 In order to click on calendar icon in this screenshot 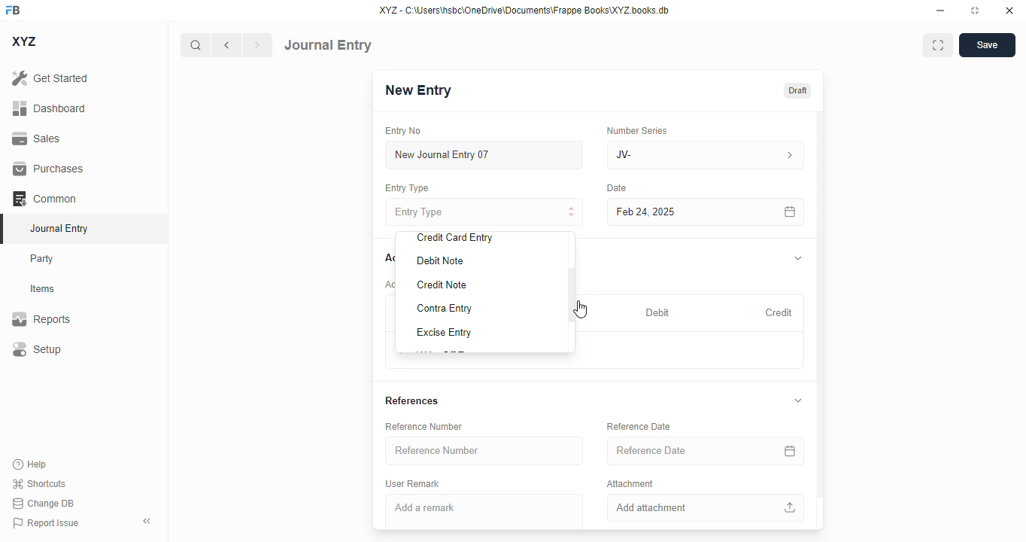, I will do `click(789, 451)`.